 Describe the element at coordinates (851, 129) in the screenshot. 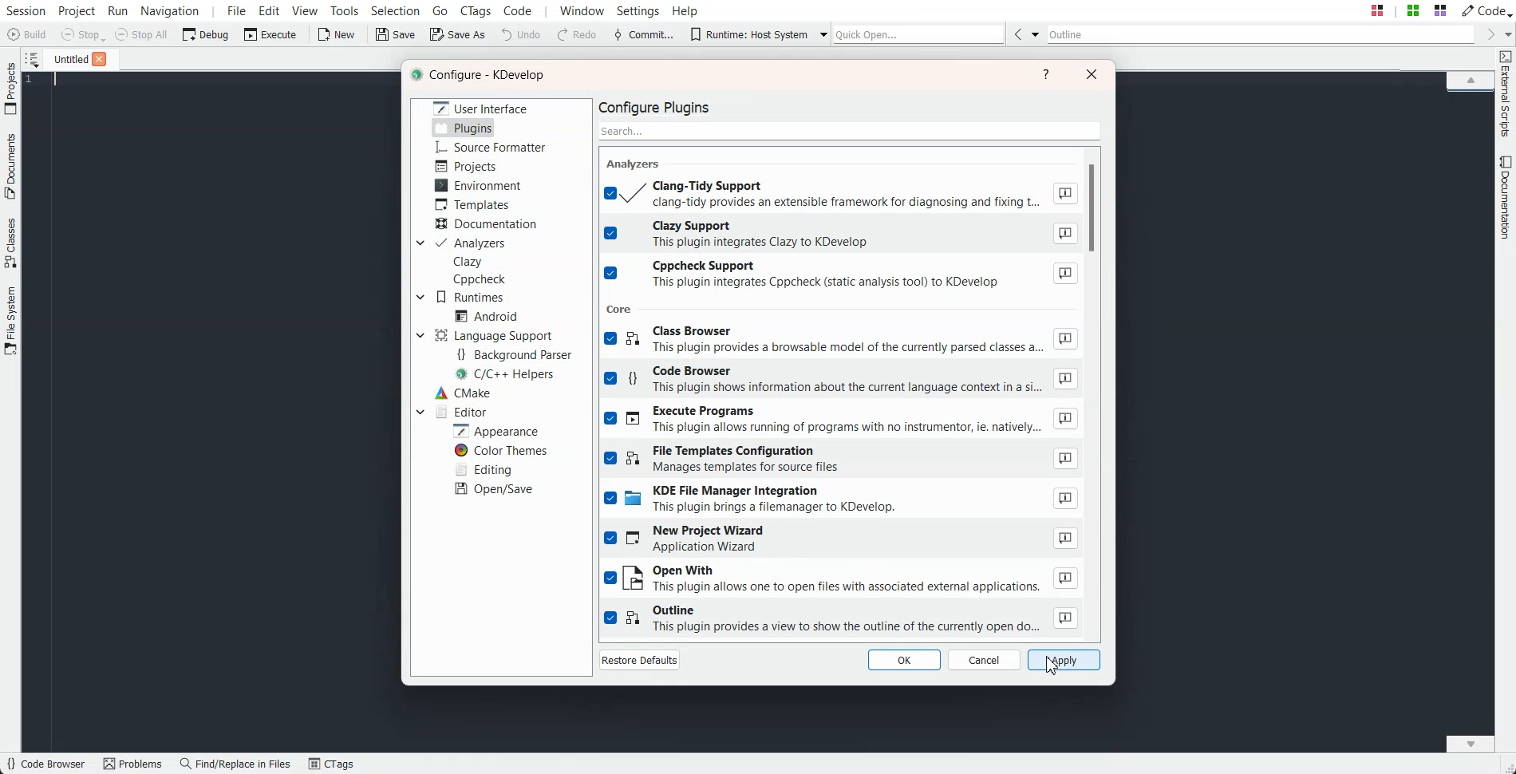

I see `Search bar` at that location.